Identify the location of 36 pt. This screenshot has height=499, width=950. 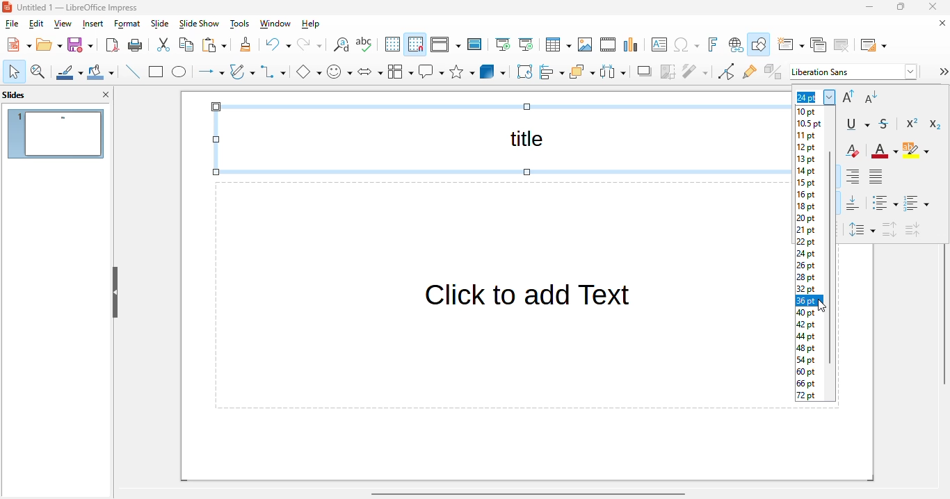
(806, 301).